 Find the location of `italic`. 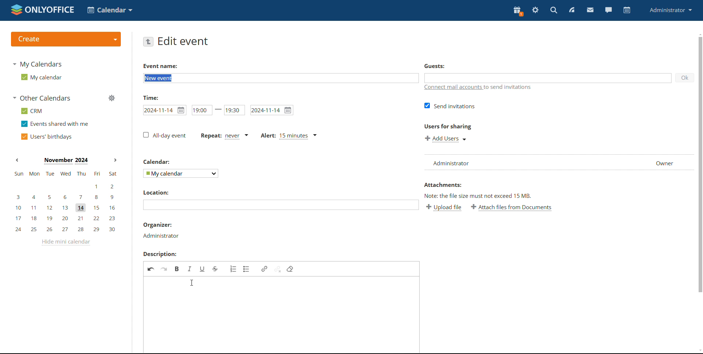

italic is located at coordinates (190, 268).